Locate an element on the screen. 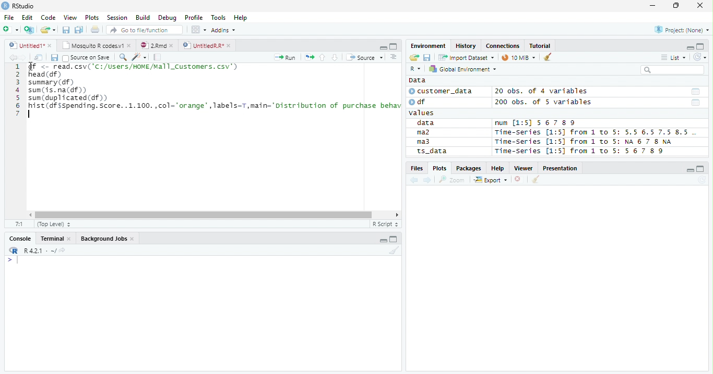  Files is located at coordinates (417, 168).